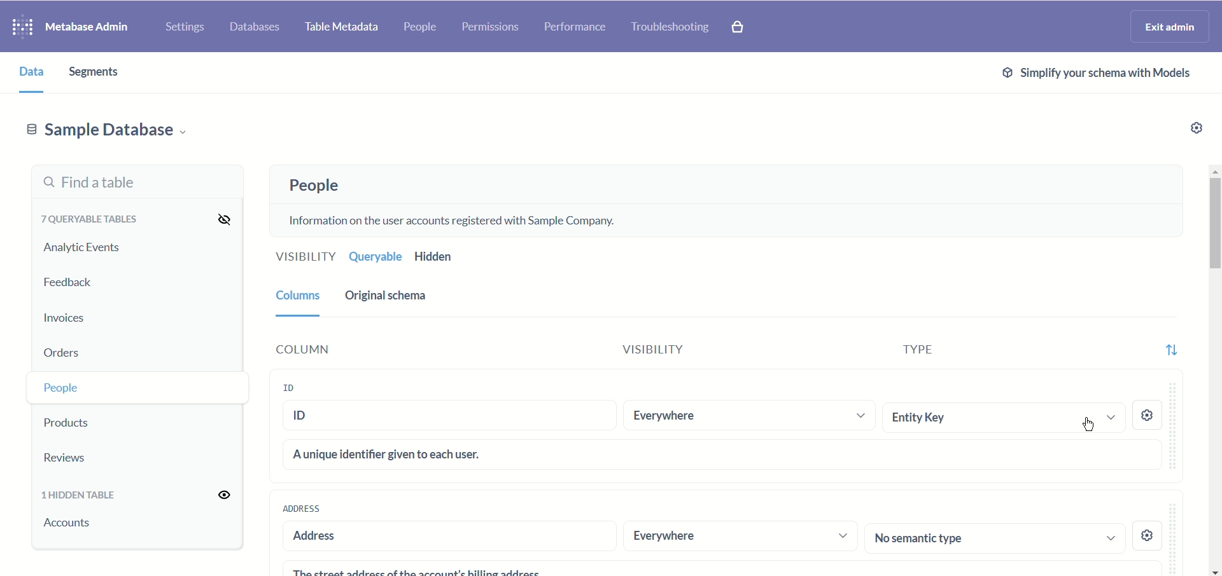 This screenshot has height=576, width=1222. Describe the element at coordinates (423, 28) in the screenshot. I see `People` at that location.